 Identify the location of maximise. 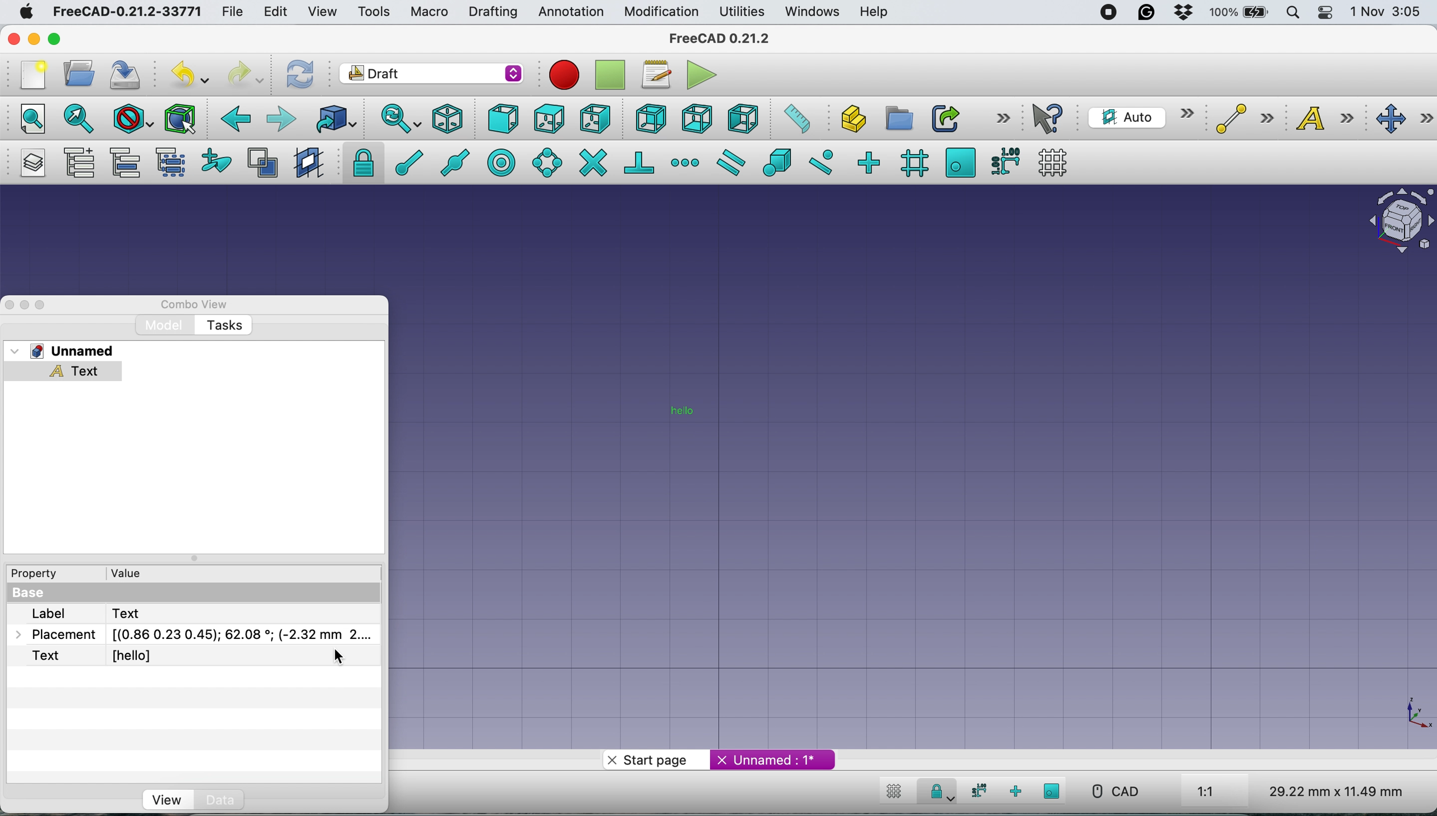
(55, 39).